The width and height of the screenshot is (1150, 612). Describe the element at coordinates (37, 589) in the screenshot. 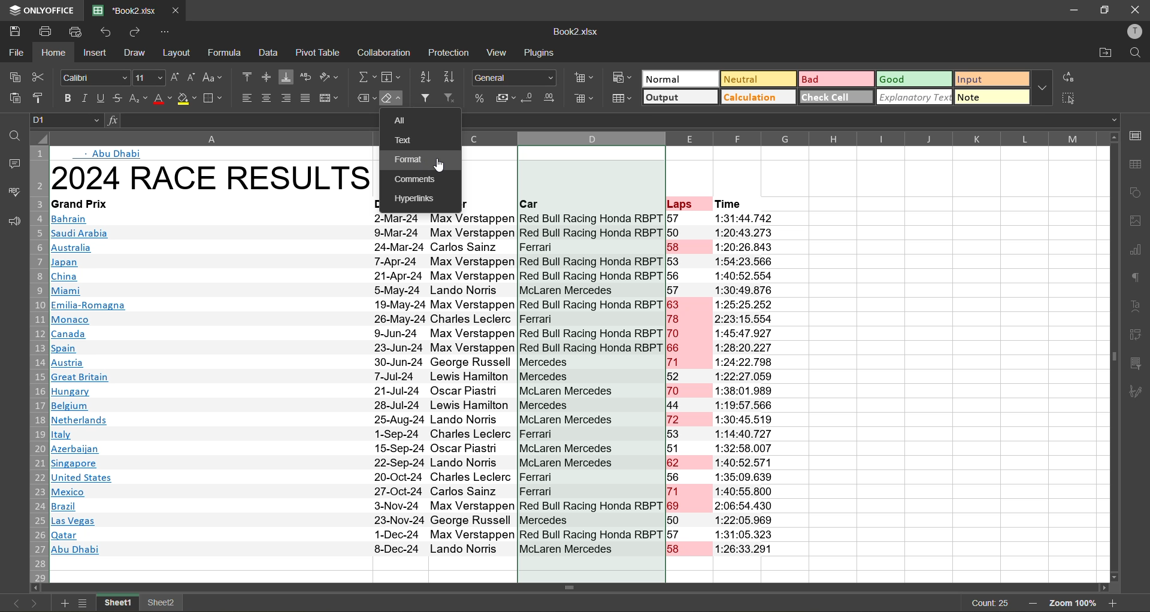

I see `move left` at that location.